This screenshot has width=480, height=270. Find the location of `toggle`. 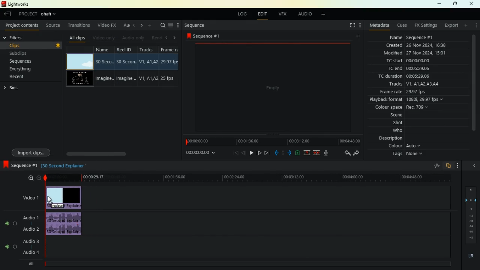

toggle is located at coordinates (7, 223).